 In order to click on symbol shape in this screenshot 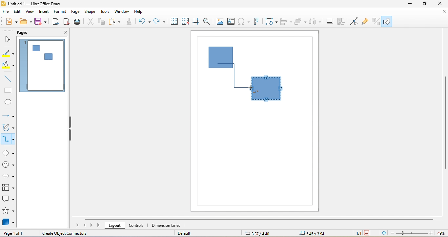, I will do `click(9, 165)`.